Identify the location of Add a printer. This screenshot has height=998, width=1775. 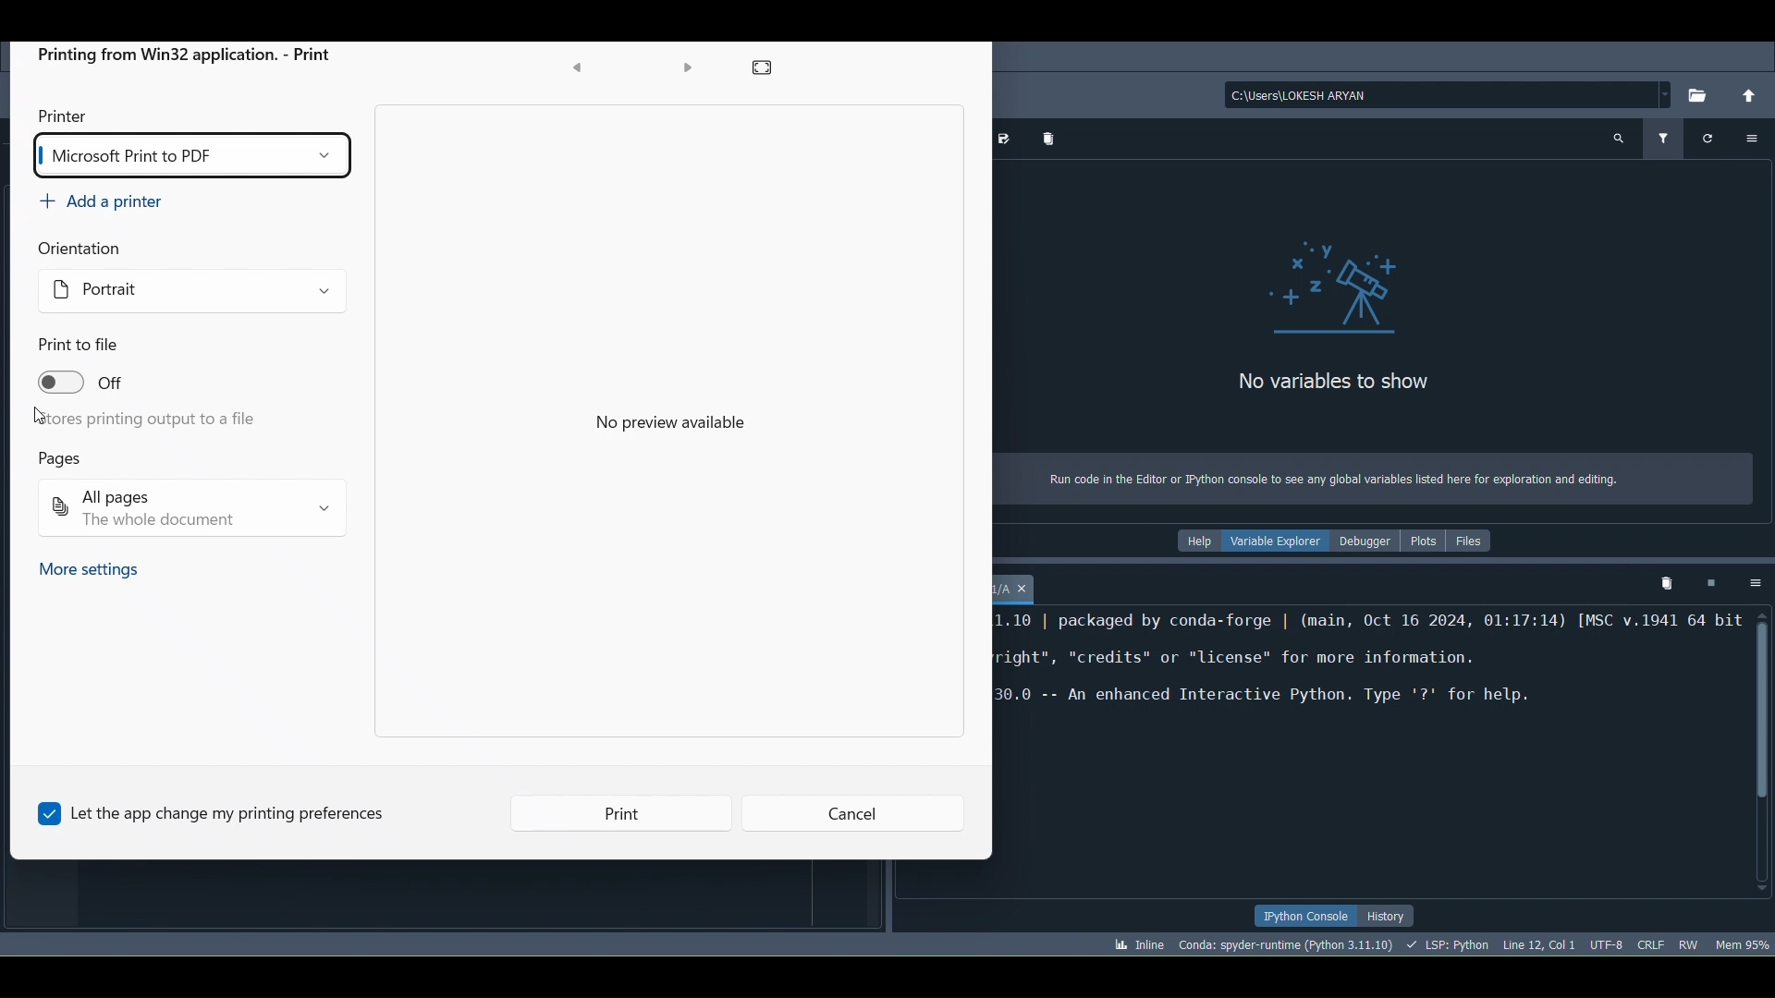
(98, 200).